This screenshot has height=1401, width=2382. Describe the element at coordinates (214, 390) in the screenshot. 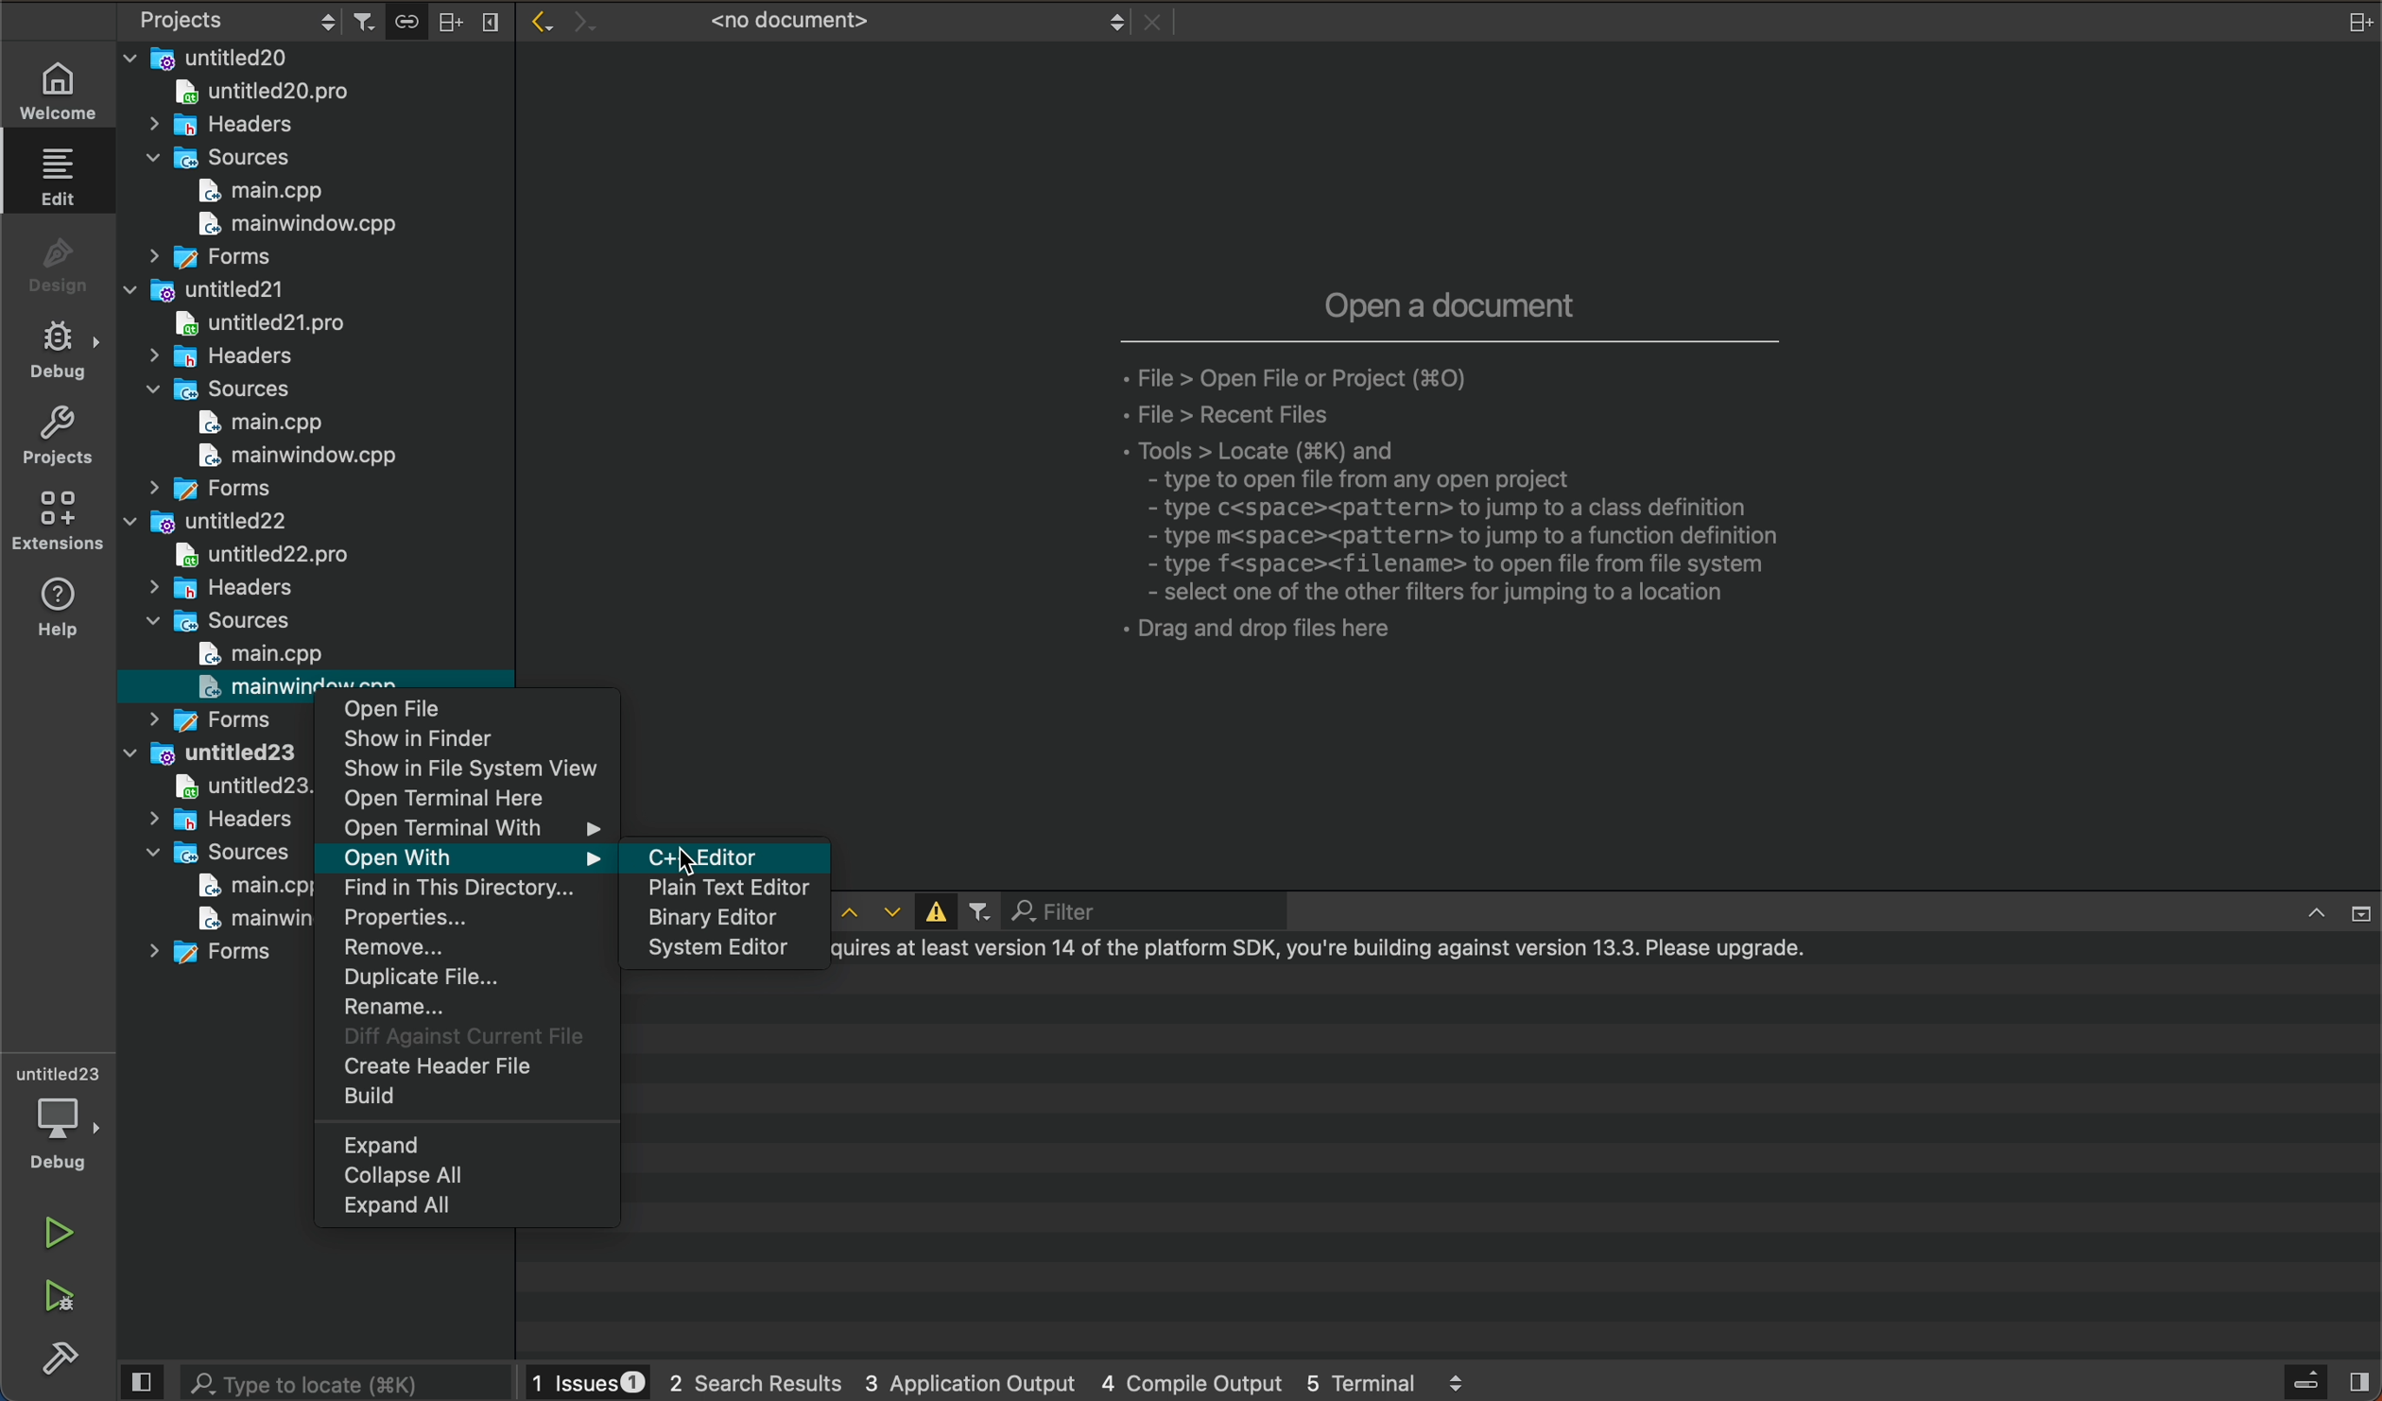

I see `sources` at that location.